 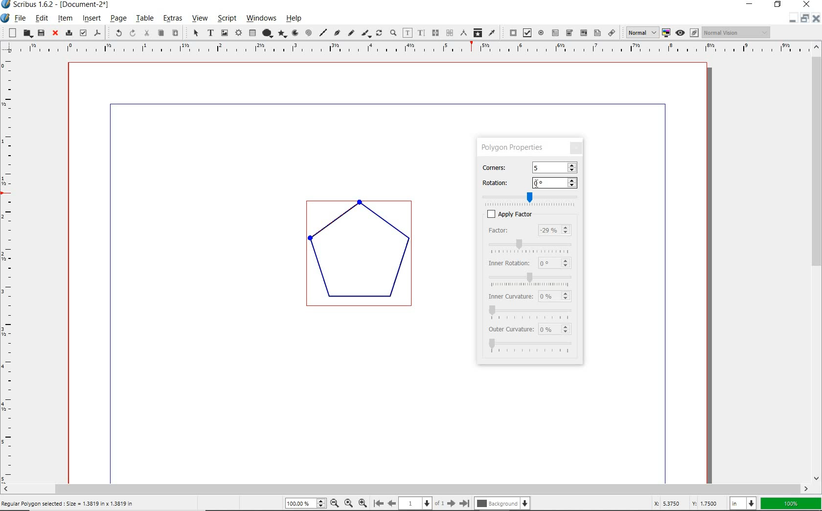 What do you see at coordinates (226, 19) in the screenshot?
I see `script` at bounding box center [226, 19].